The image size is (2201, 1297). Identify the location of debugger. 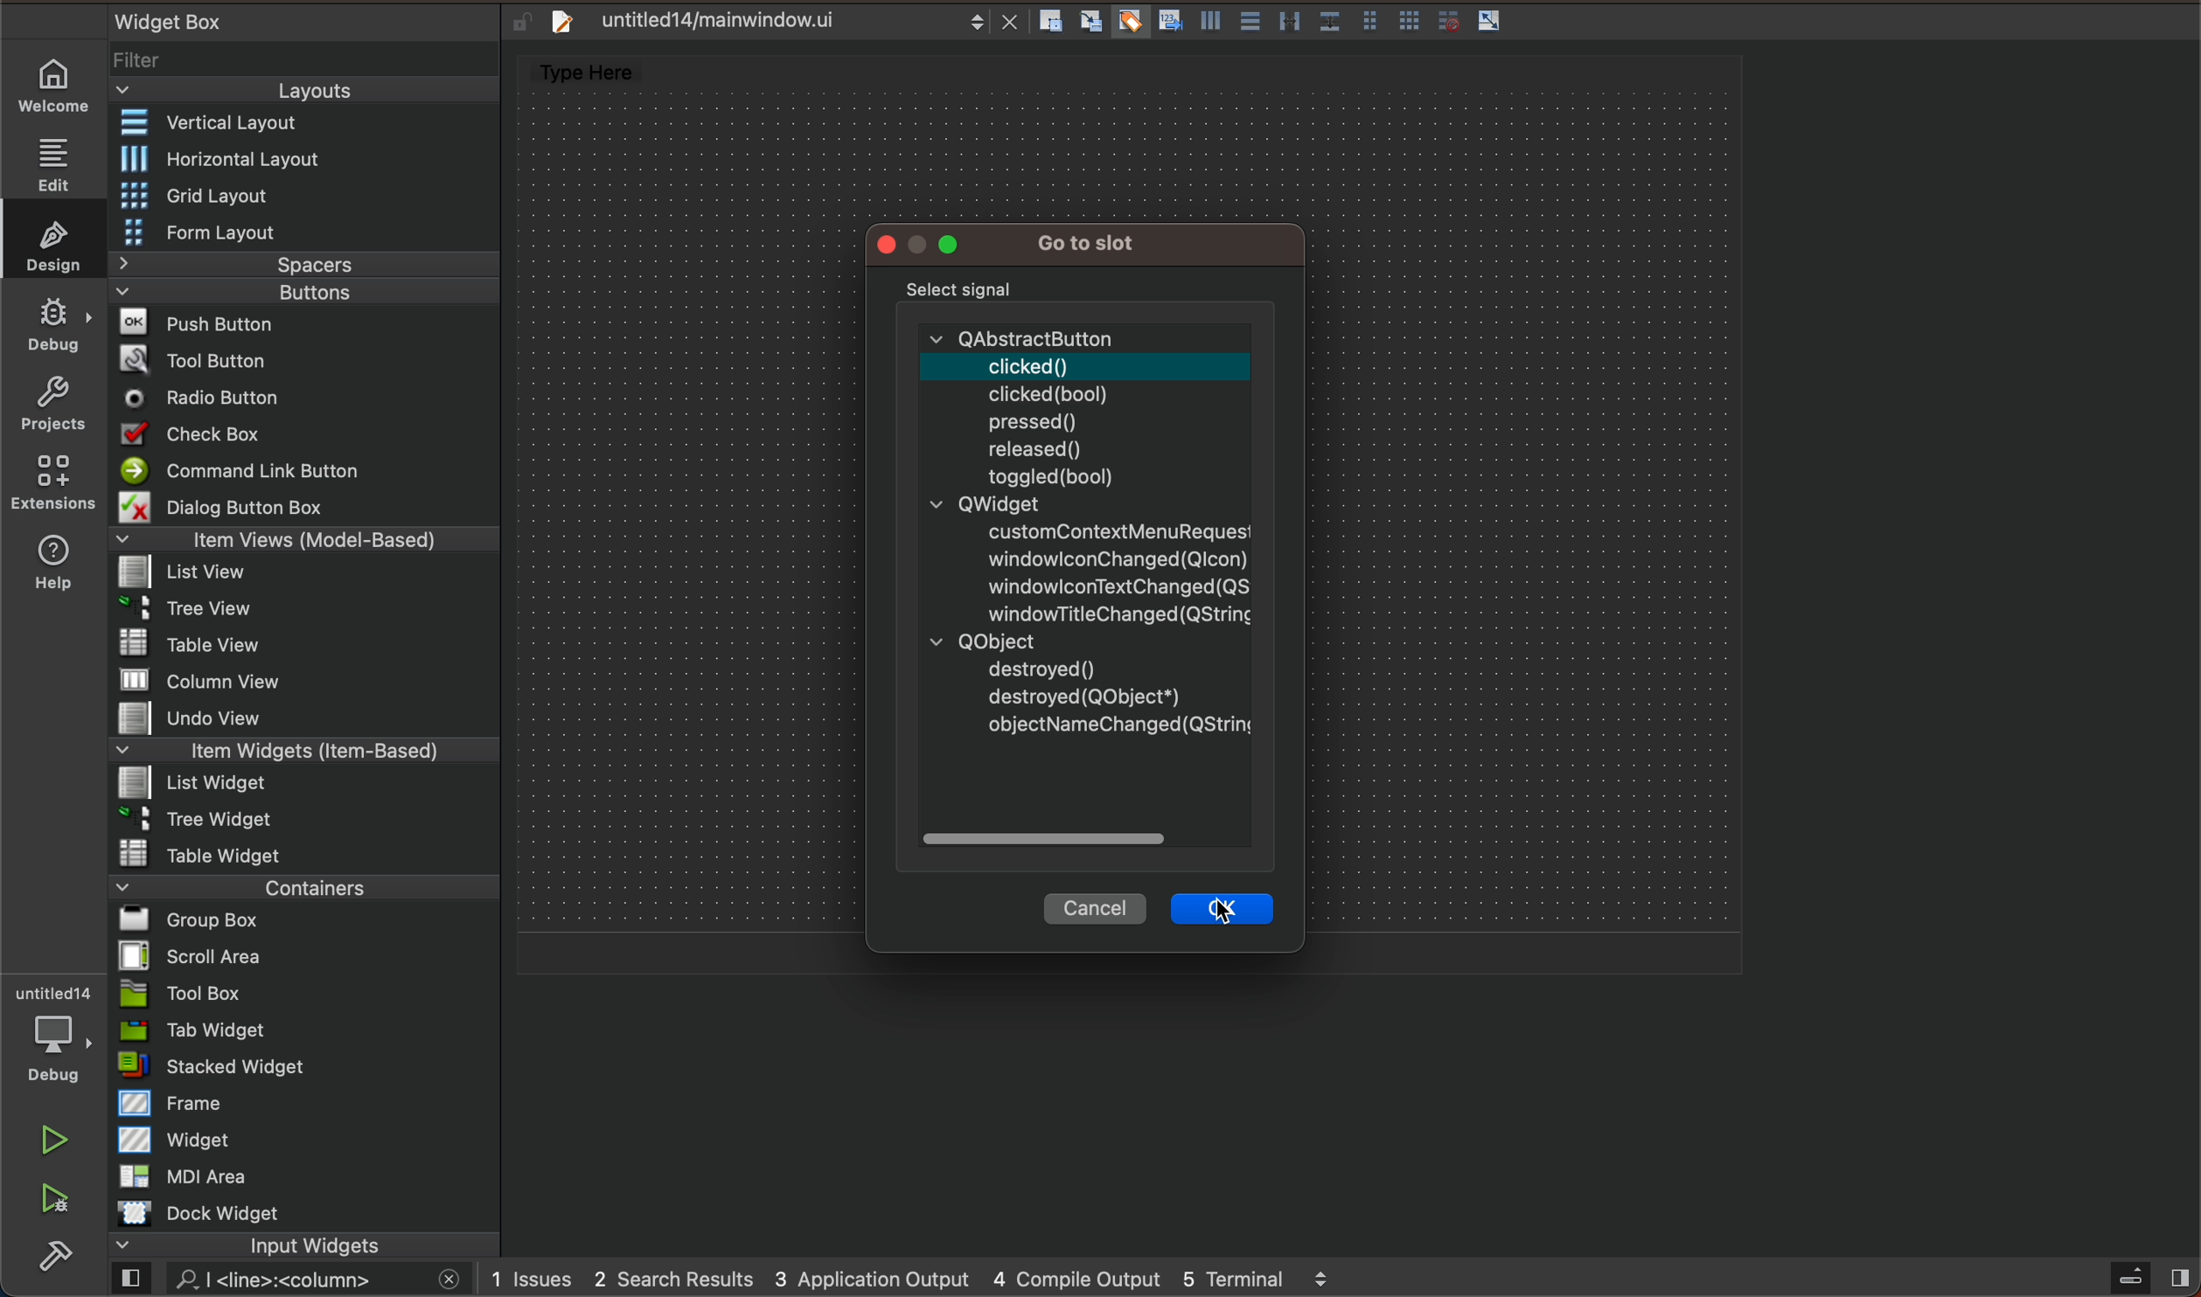
(58, 1039).